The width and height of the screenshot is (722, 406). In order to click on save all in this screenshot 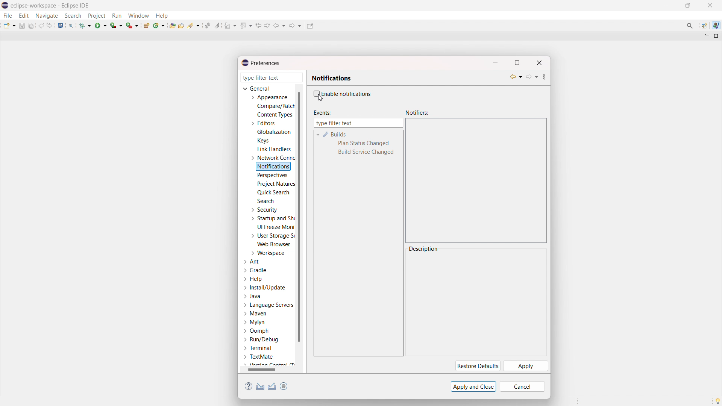, I will do `click(32, 25)`.